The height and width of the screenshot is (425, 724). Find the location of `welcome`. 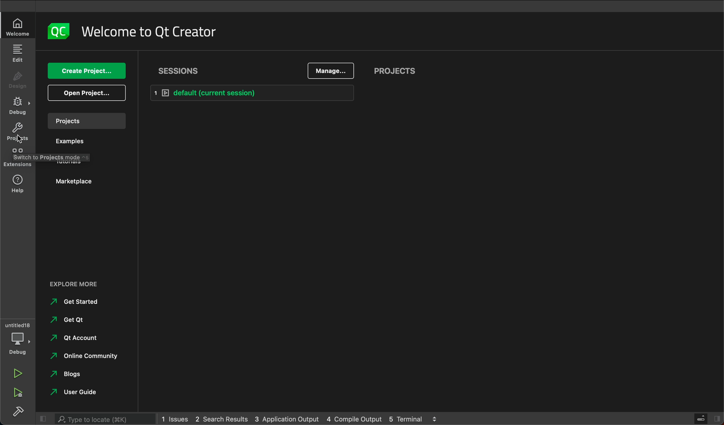

welcome is located at coordinates (18, 27).